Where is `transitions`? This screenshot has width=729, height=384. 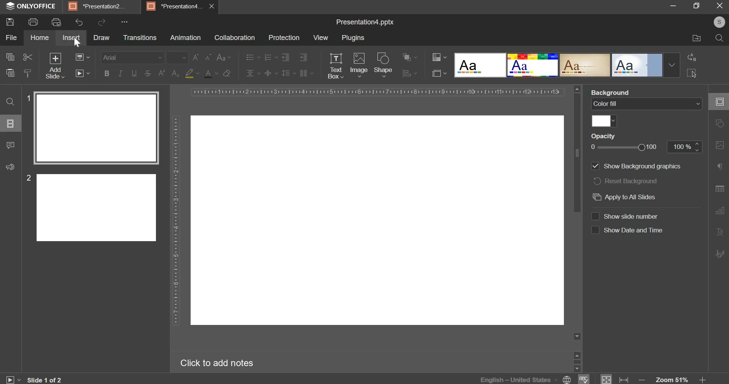
transitions is located at coordinates (139, 37).